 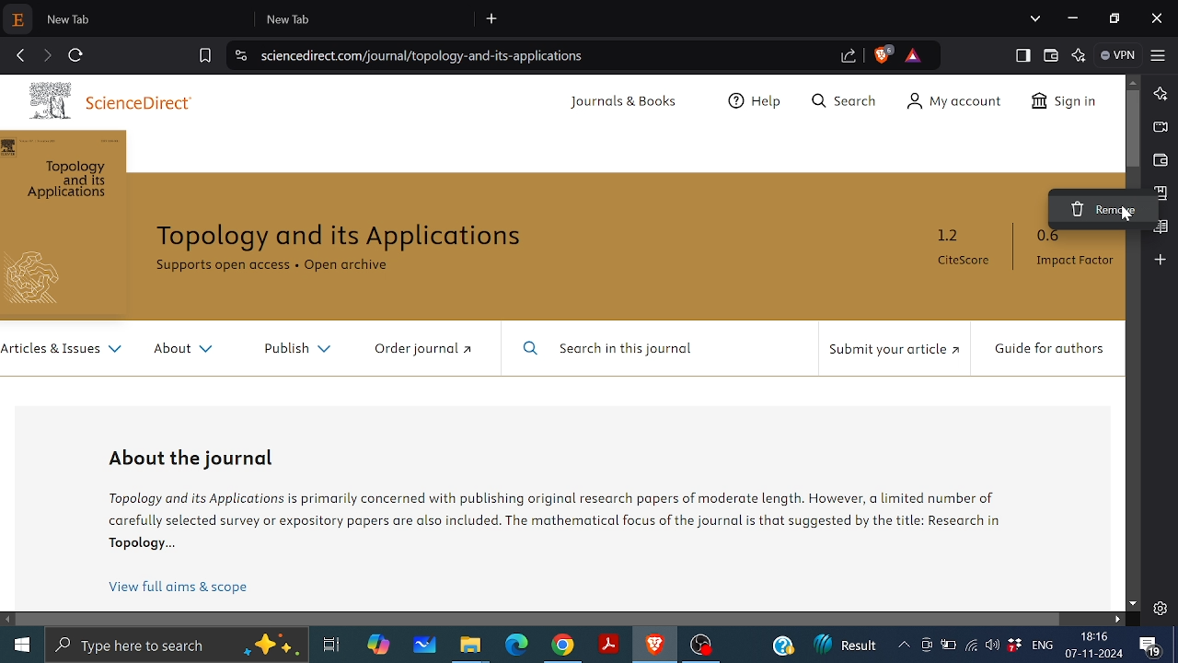 I want to click on Settings, so click(x=1160, y=609).